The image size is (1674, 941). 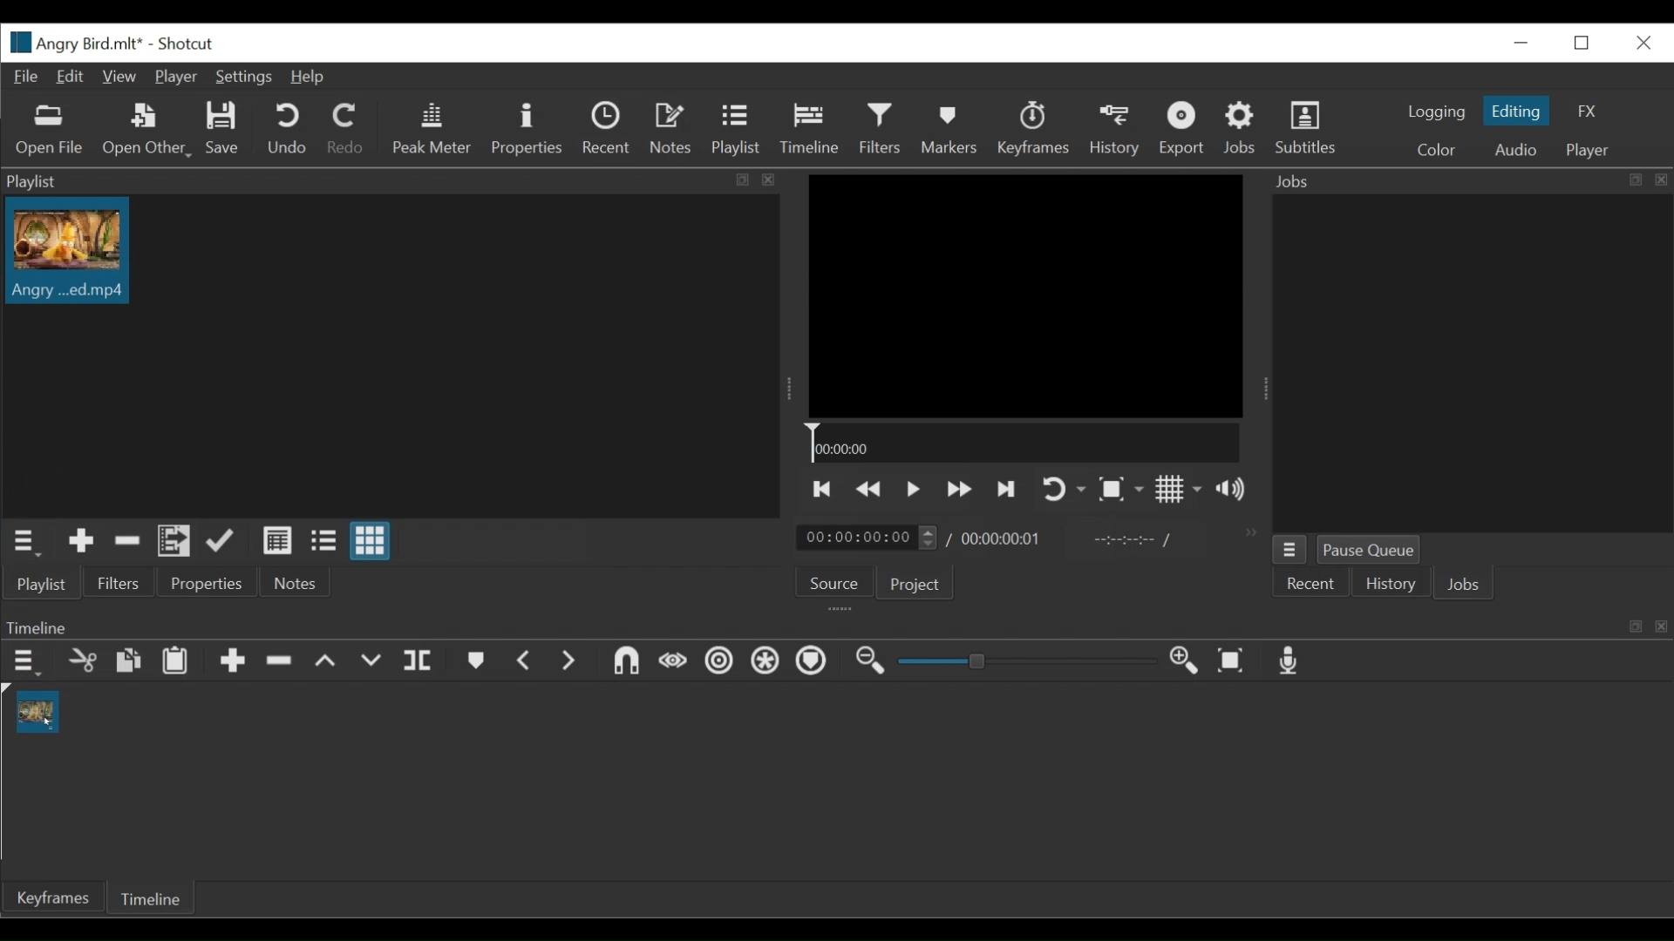 I want to click on Undo, so click(x=287, y=129).